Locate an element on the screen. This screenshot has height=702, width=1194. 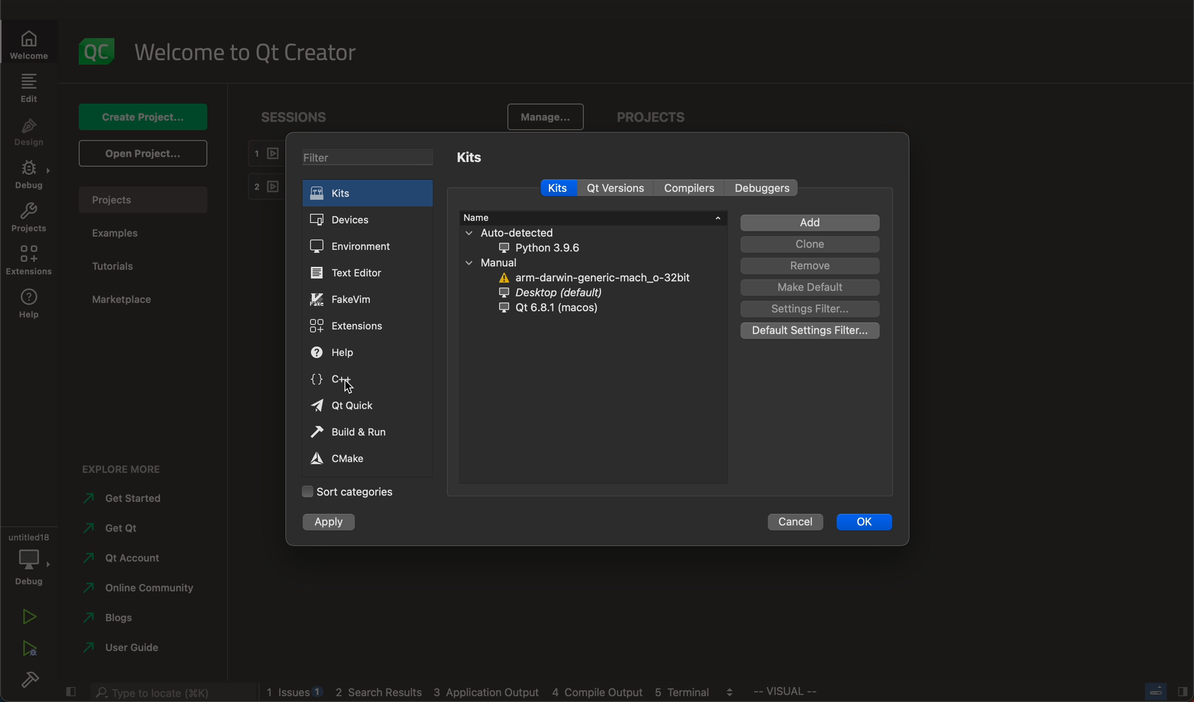
search bar is located at coordinates (171, 691).